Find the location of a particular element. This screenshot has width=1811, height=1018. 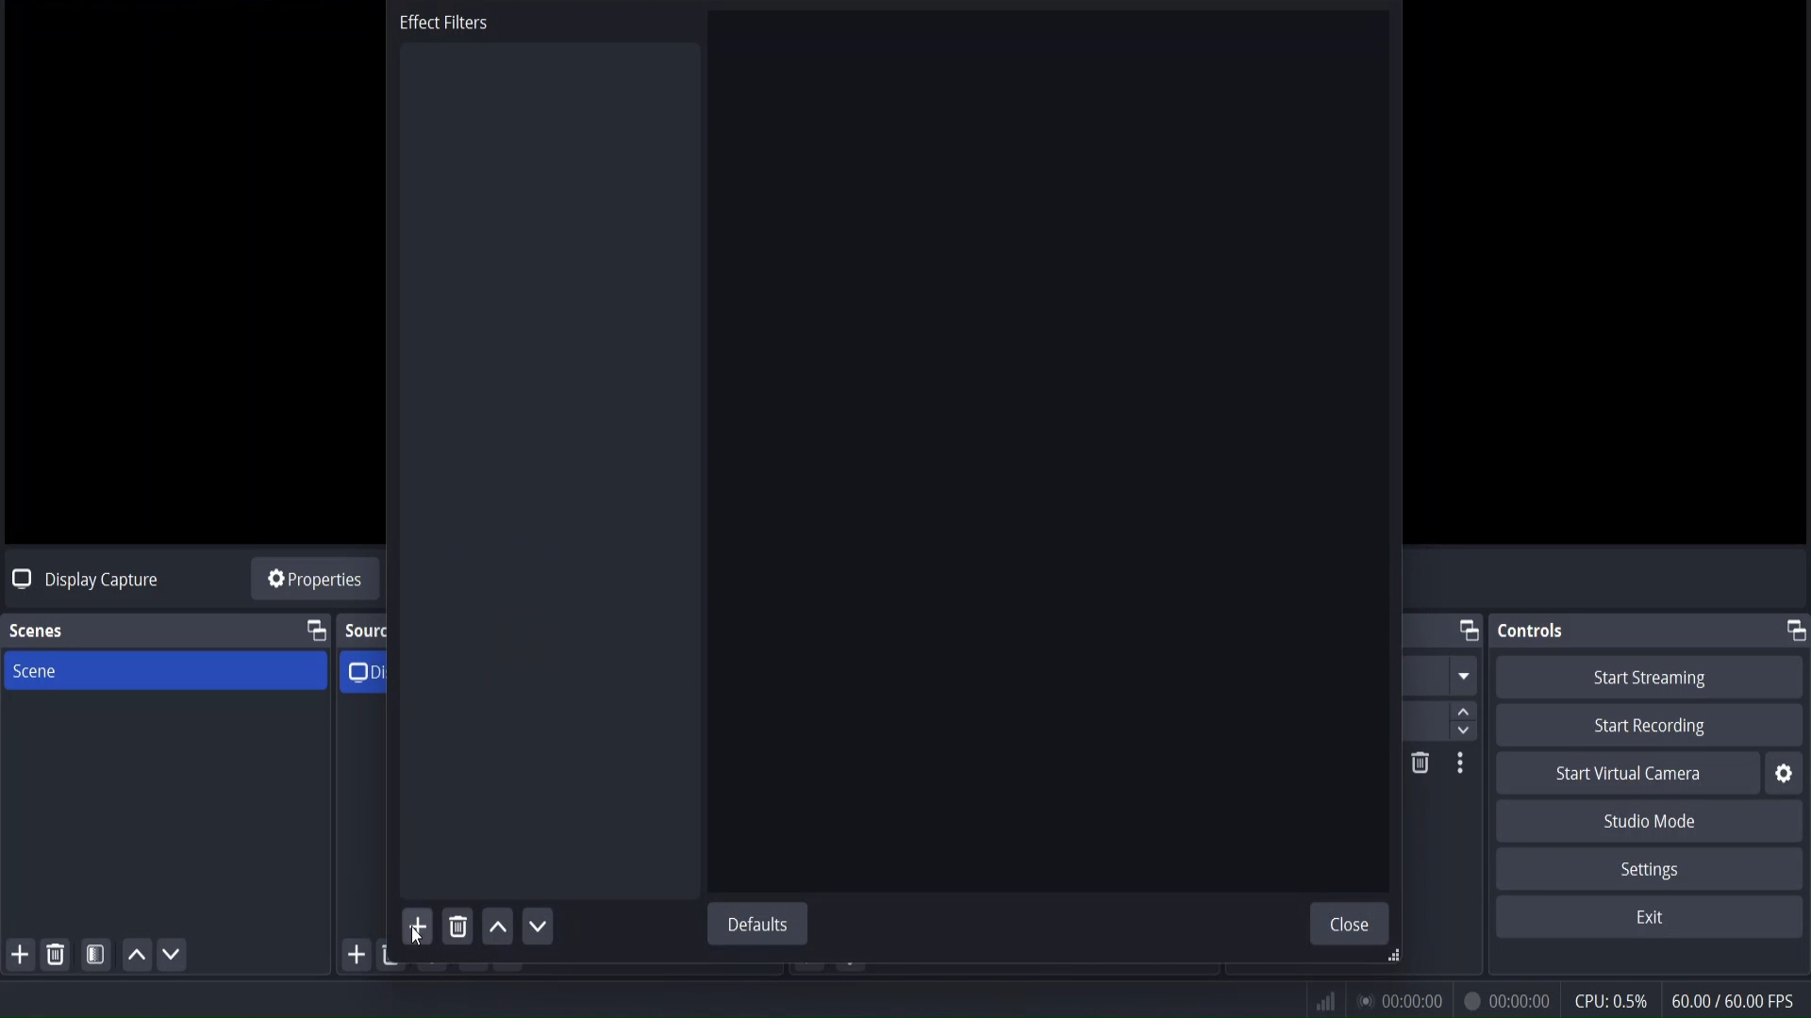

up/down button is located at coordinates (1470, 697).